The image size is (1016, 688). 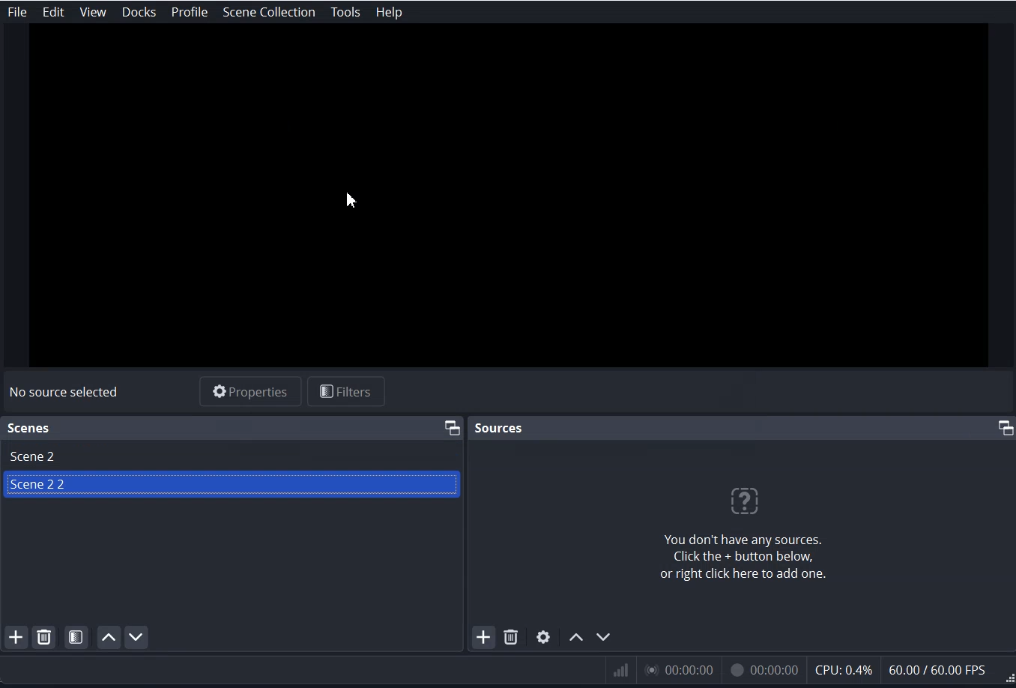 I want to click on Sources, so click(x=500, y=426).